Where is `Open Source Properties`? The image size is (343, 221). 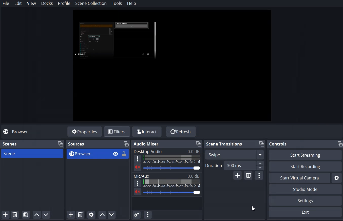
Open Source Properties is located at coordinates (91, 215).